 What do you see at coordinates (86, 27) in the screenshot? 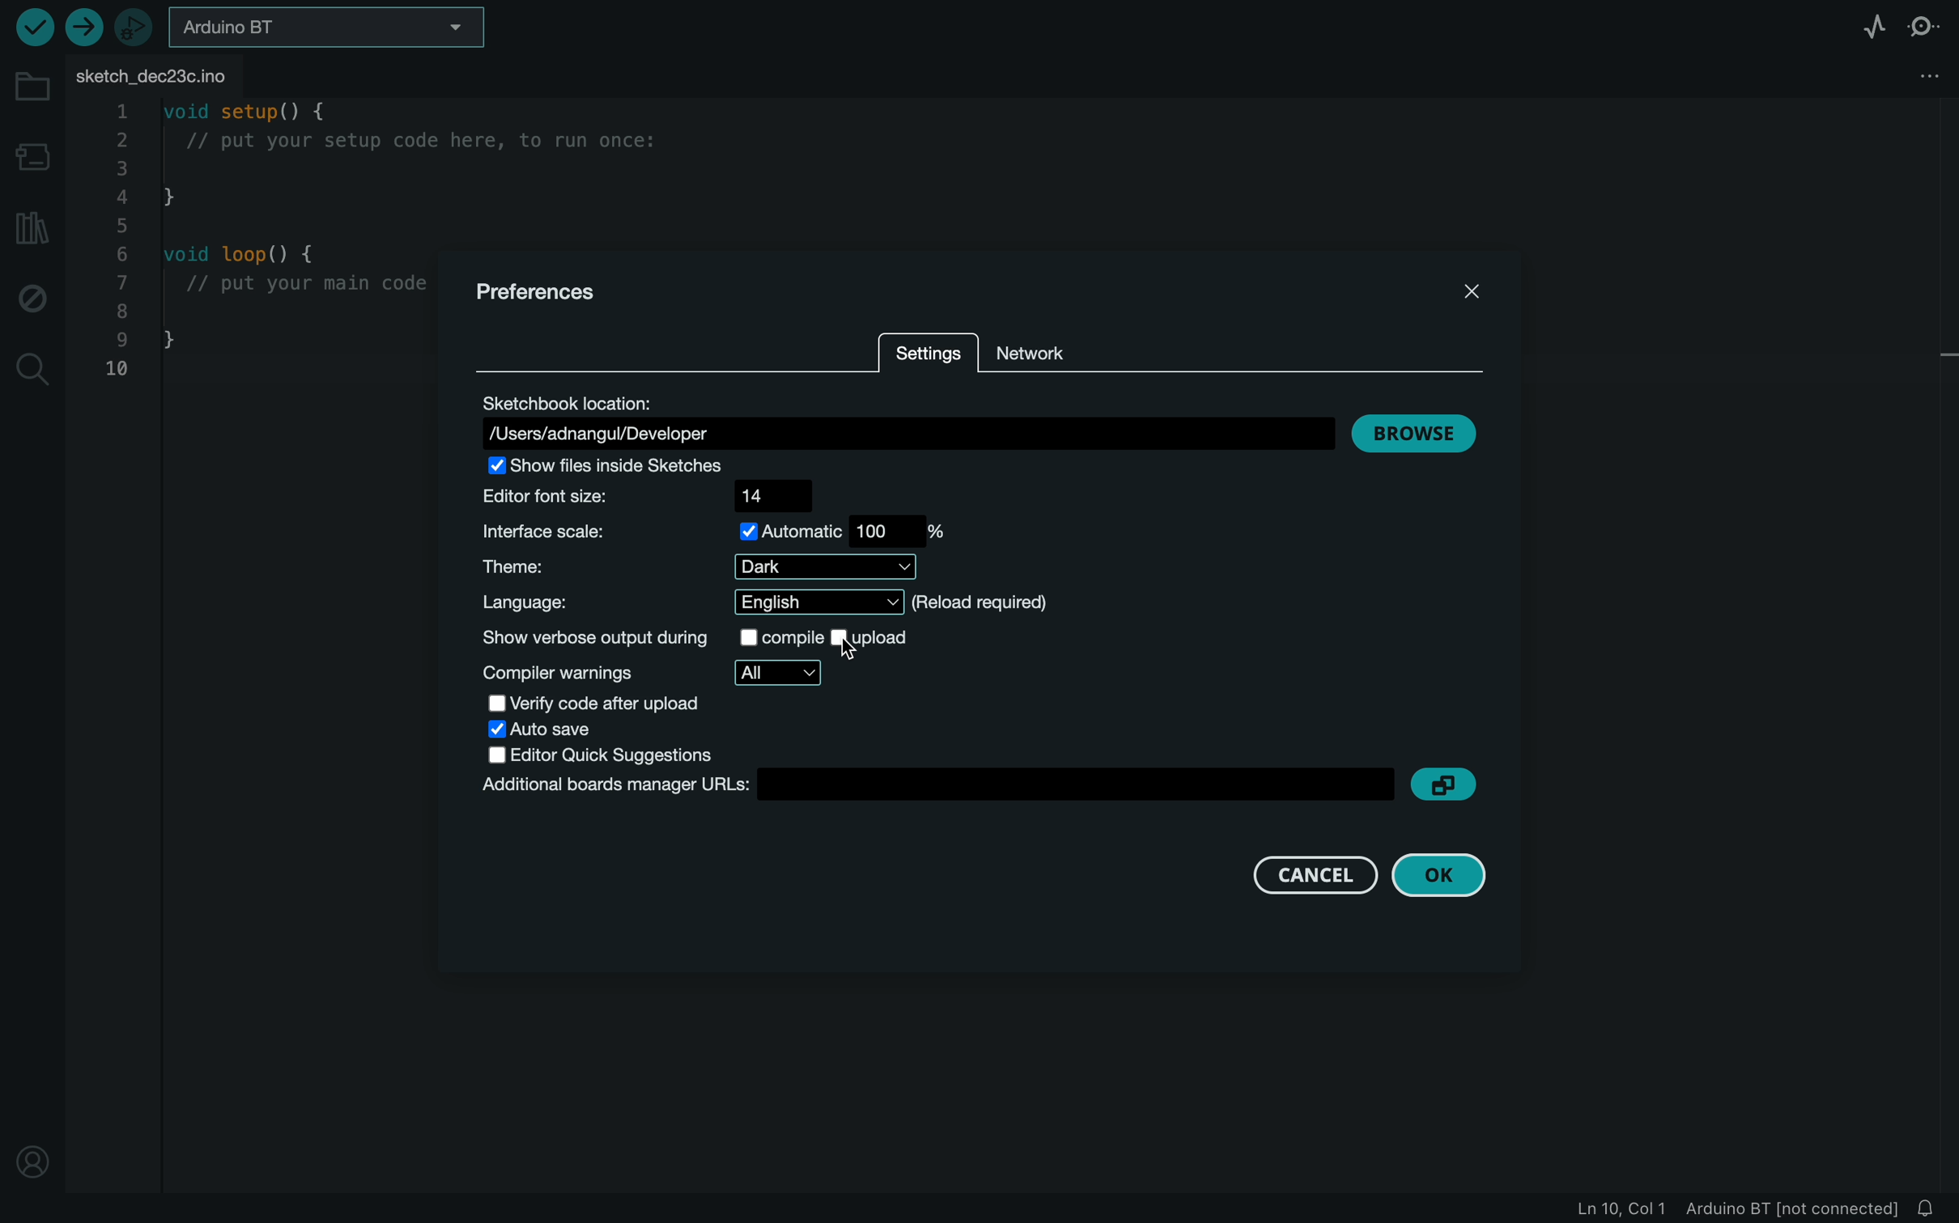
I see `upload` at bounding box center [86, 27].